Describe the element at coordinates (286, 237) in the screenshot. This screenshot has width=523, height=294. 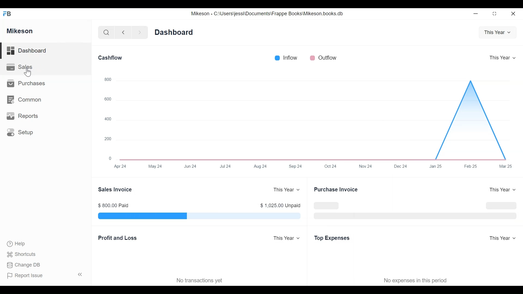
I see `This year` at that location.